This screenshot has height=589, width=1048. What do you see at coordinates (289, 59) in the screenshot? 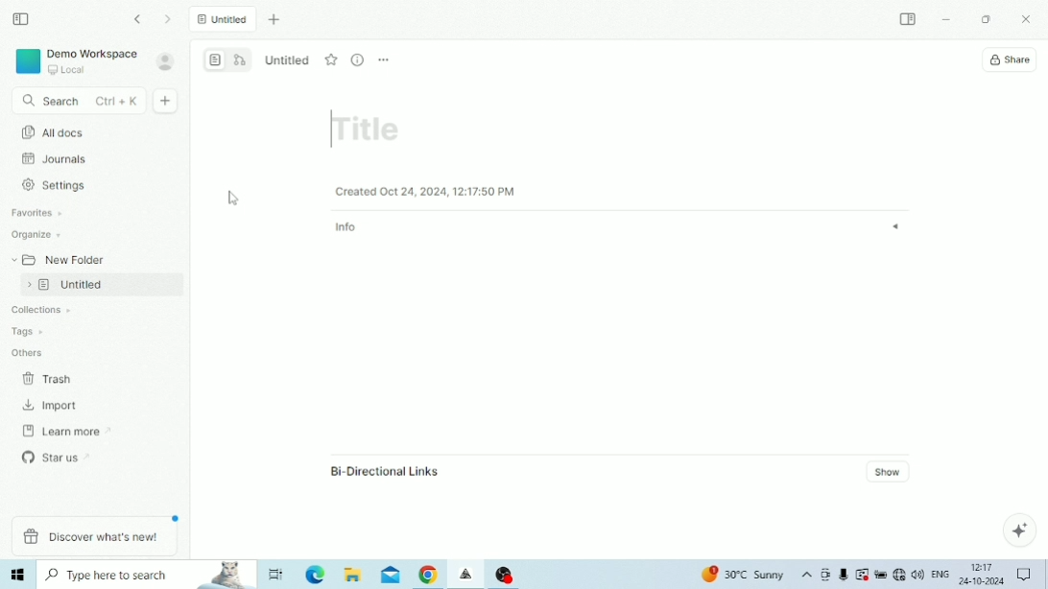
I see `Untitled` at bounding box center [289, 59].